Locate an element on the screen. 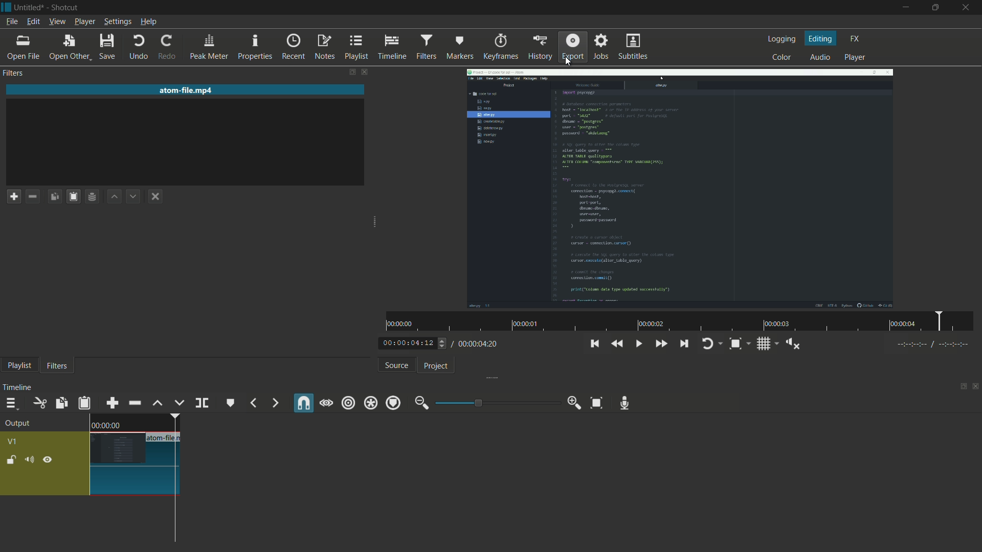 The width and height of the screenshot is (982, 552). playlist is located at coordinates (355, 48).